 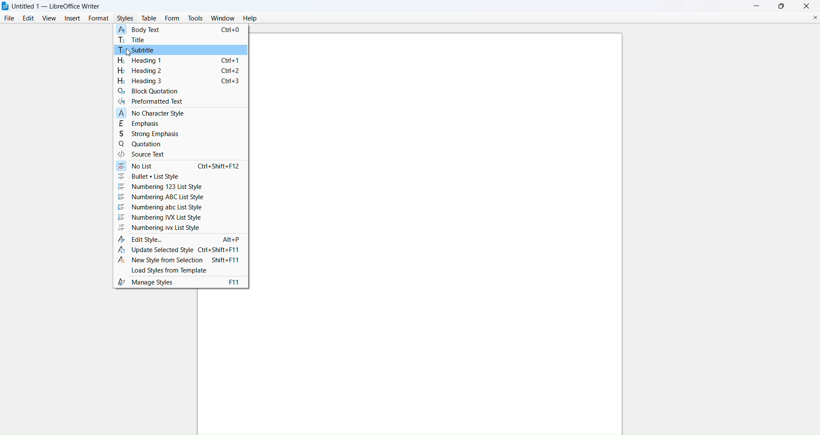 What do you see at coordinates (100, 18) in the screenshot?
I see `format` at bounding box center [100, 18].